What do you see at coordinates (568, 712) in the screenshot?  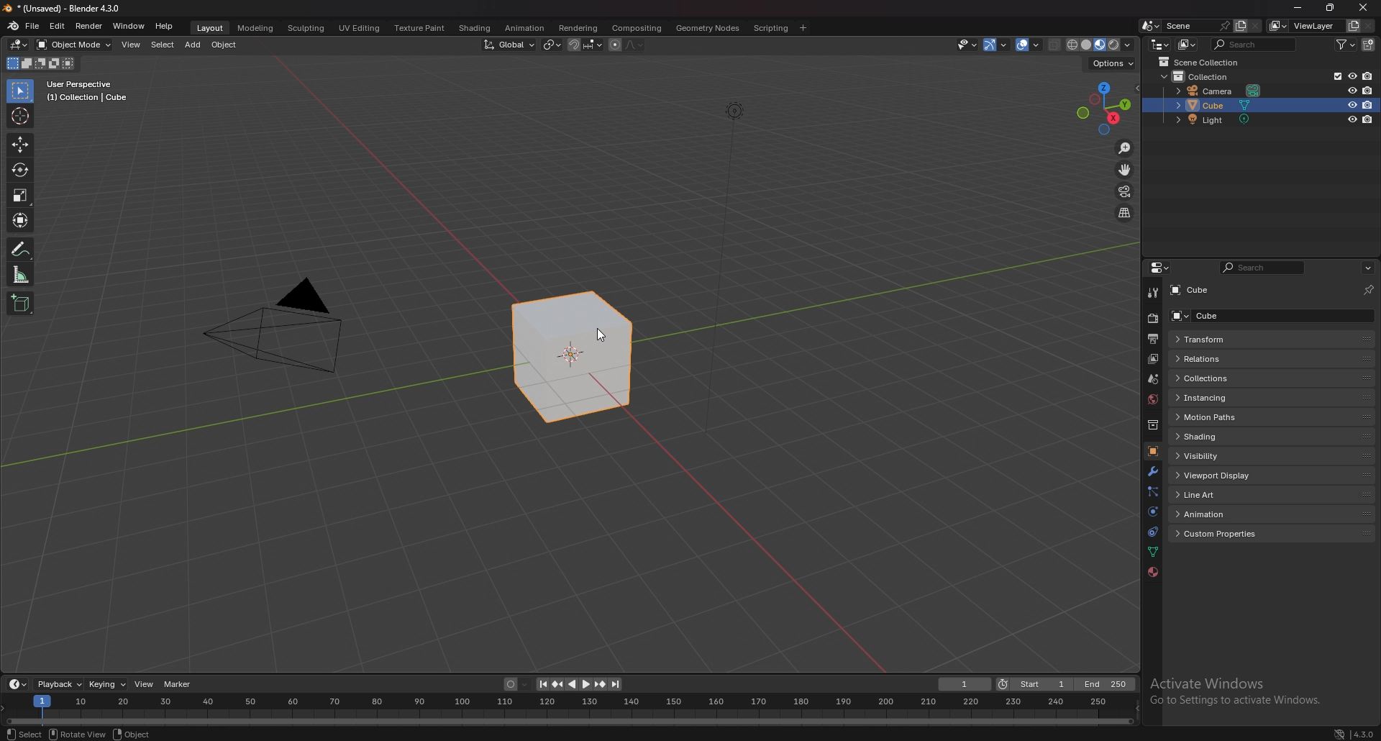 I see `seek` at bounding box center [568, 712].